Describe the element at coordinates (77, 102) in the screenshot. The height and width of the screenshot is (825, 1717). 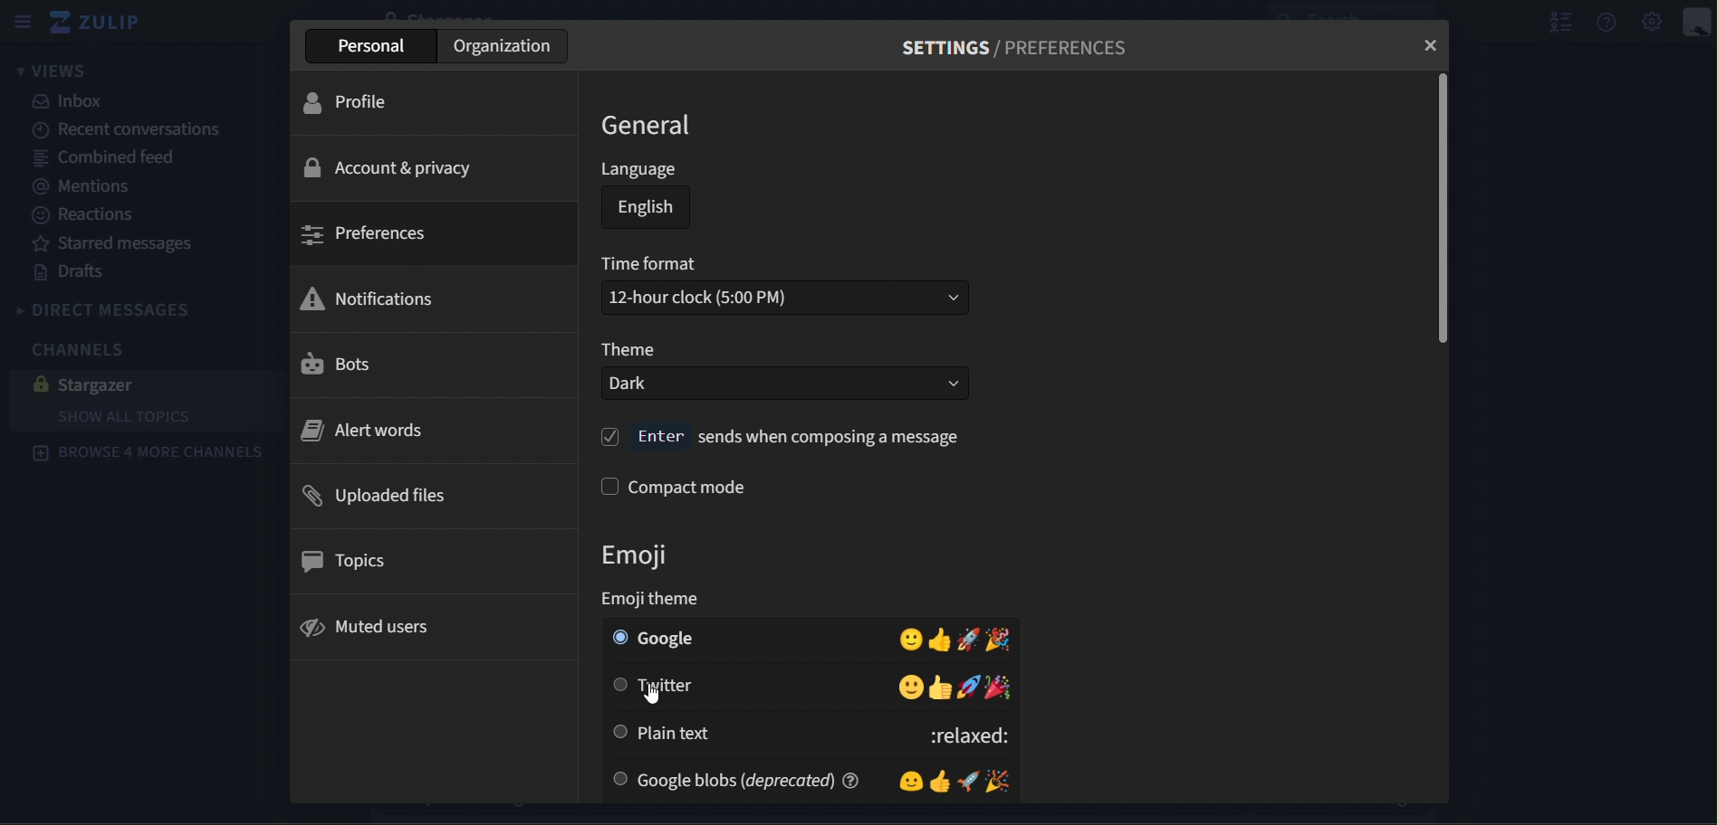
I see `inbox` at that location.